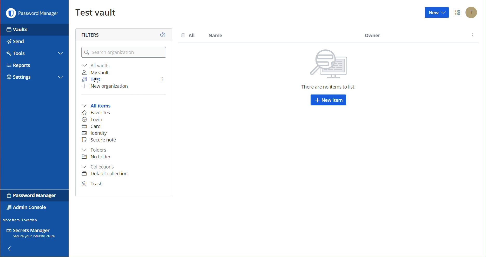  I want to click on More, so click(471, 36).